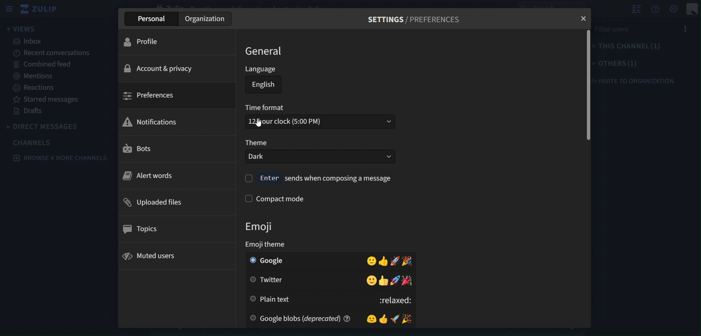 The image size is (701, 336). What do you see at coordinates (376, 300) in the screenshot?
I see `:relaxed` at bounding box center [376, 300].